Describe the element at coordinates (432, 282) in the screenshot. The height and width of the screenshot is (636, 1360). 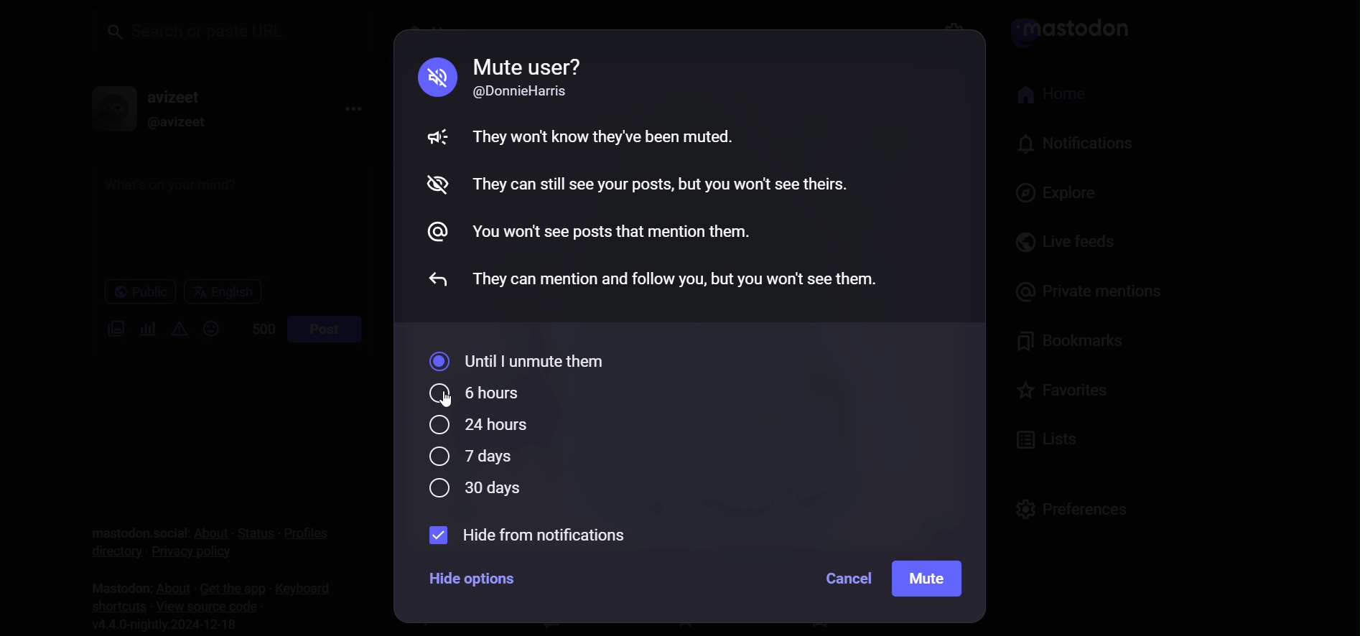
I see `reply` at that location.